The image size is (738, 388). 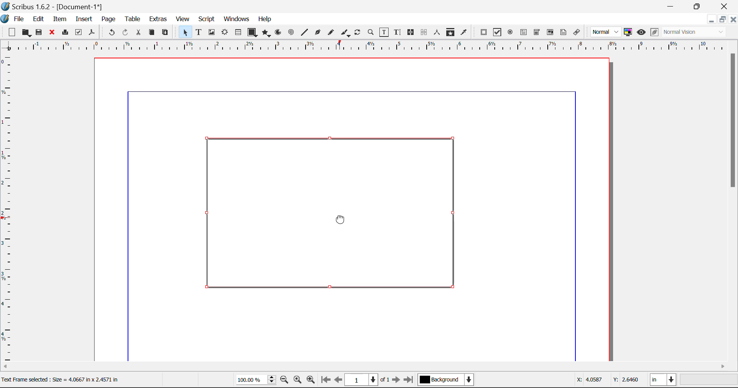 I want to click on Save, so click(x=40, y=32).